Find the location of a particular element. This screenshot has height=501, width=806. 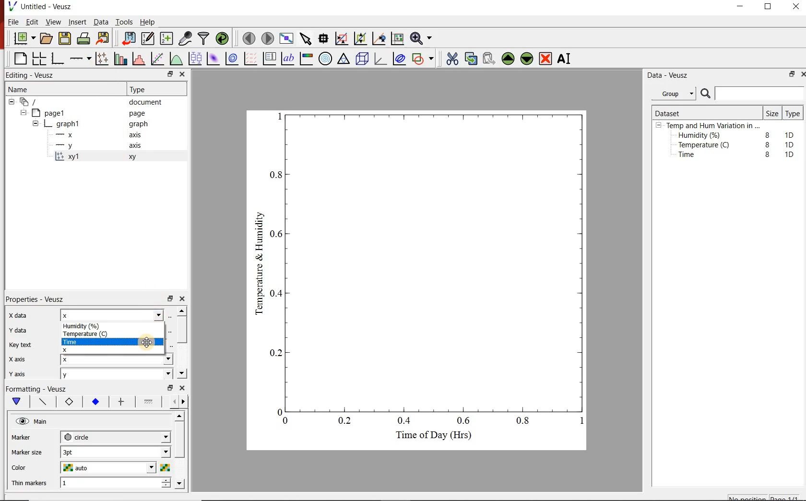

axis is located at coordinates (137, 147).